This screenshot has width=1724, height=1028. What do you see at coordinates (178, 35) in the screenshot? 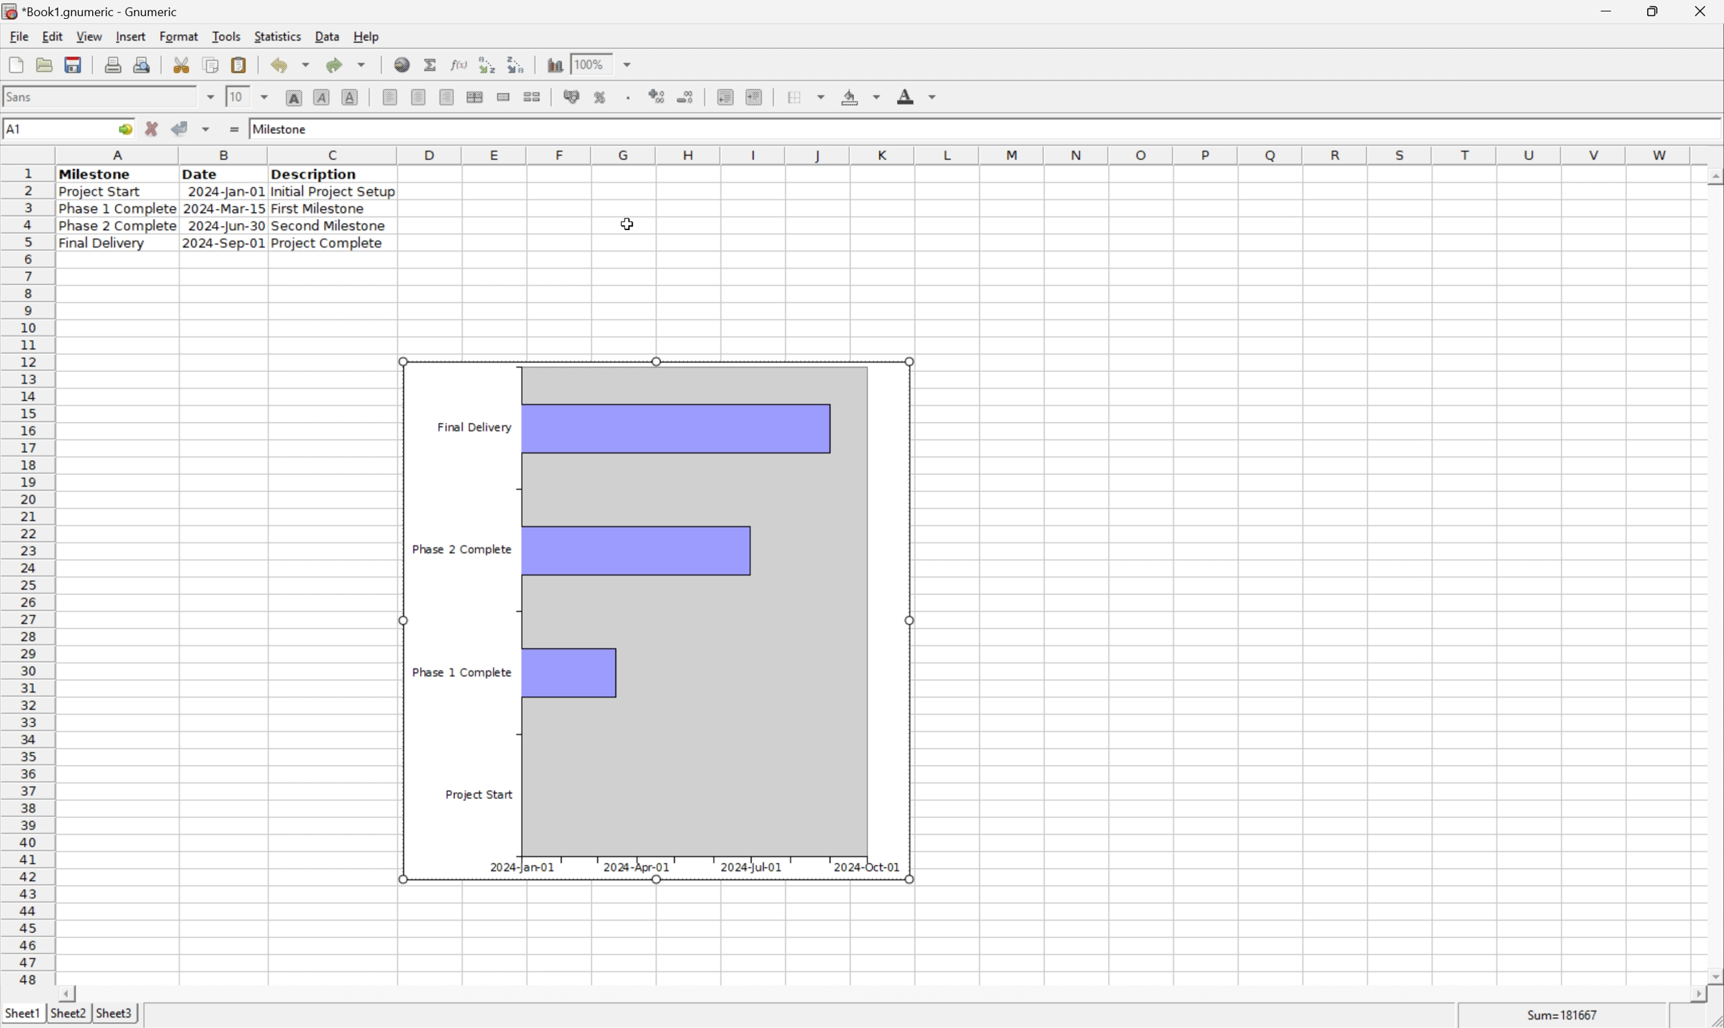
I see `format` at bounding box center [178, 35].